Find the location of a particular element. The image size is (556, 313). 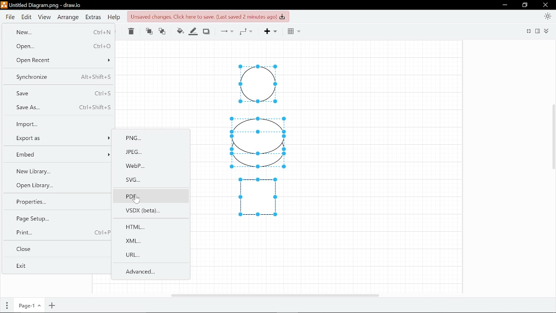

Save is located at coordinates (62, 93).